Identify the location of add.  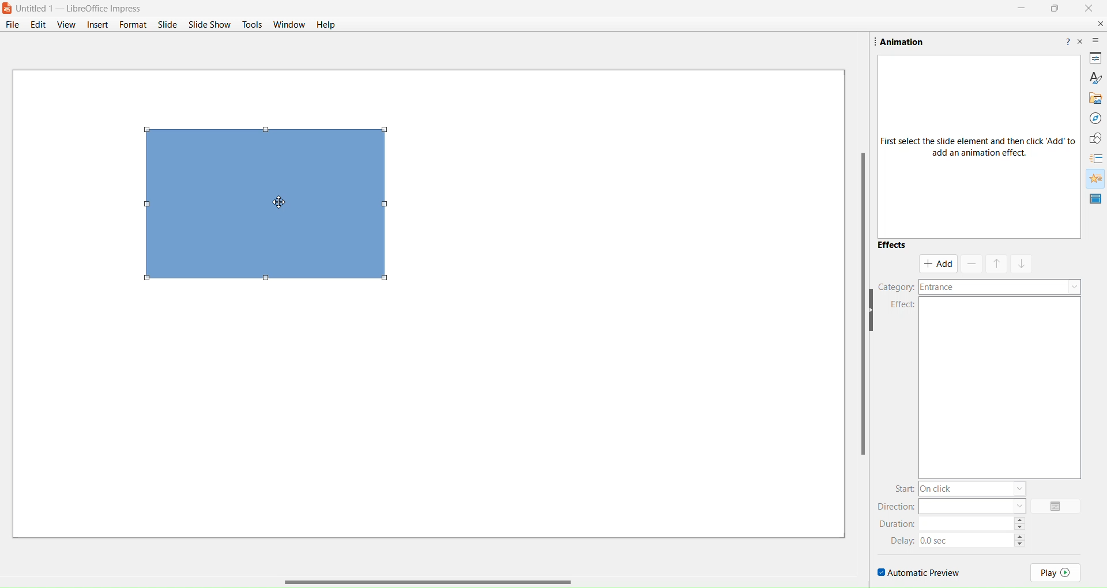
(939, 263).